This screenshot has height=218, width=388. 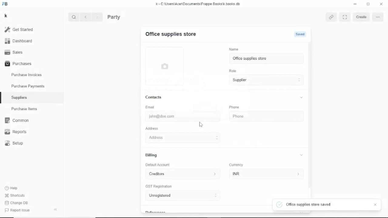 I want to click on Unregistered, so click(x=183, y=196).